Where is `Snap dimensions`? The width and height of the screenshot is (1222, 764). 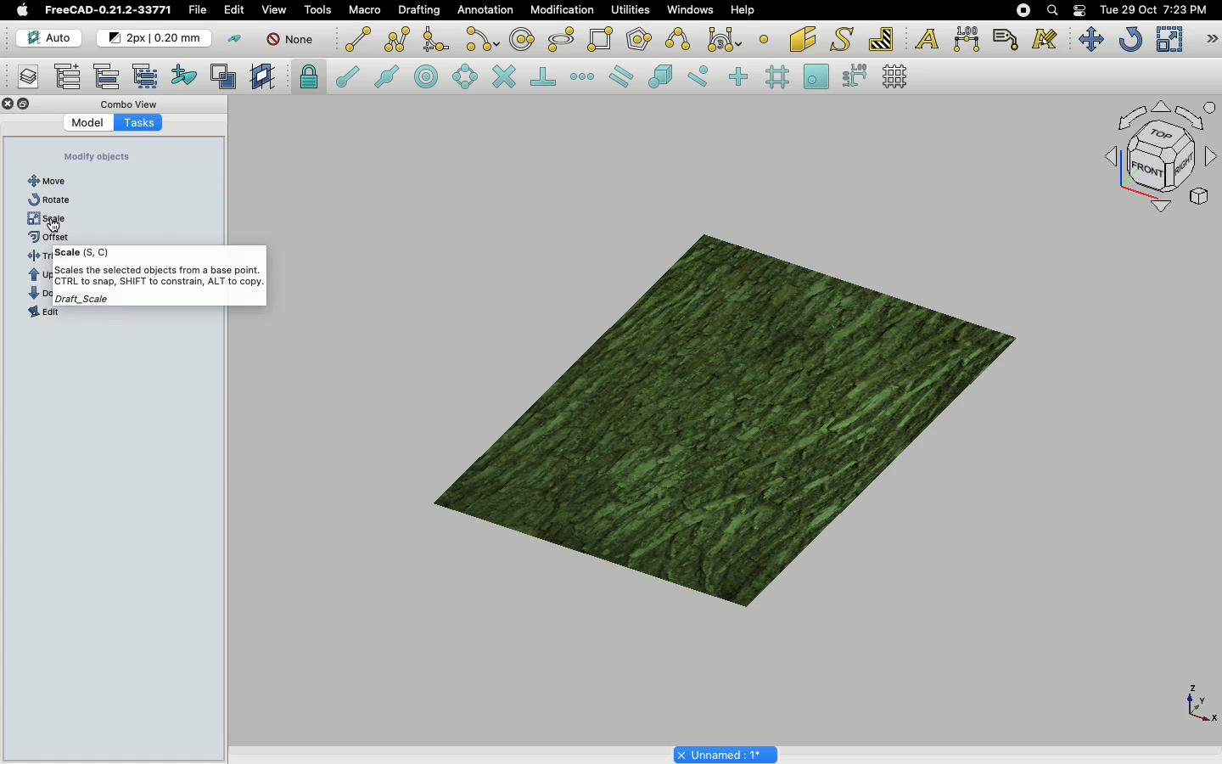 Snap dimensions is located at coordinates (852, 76).